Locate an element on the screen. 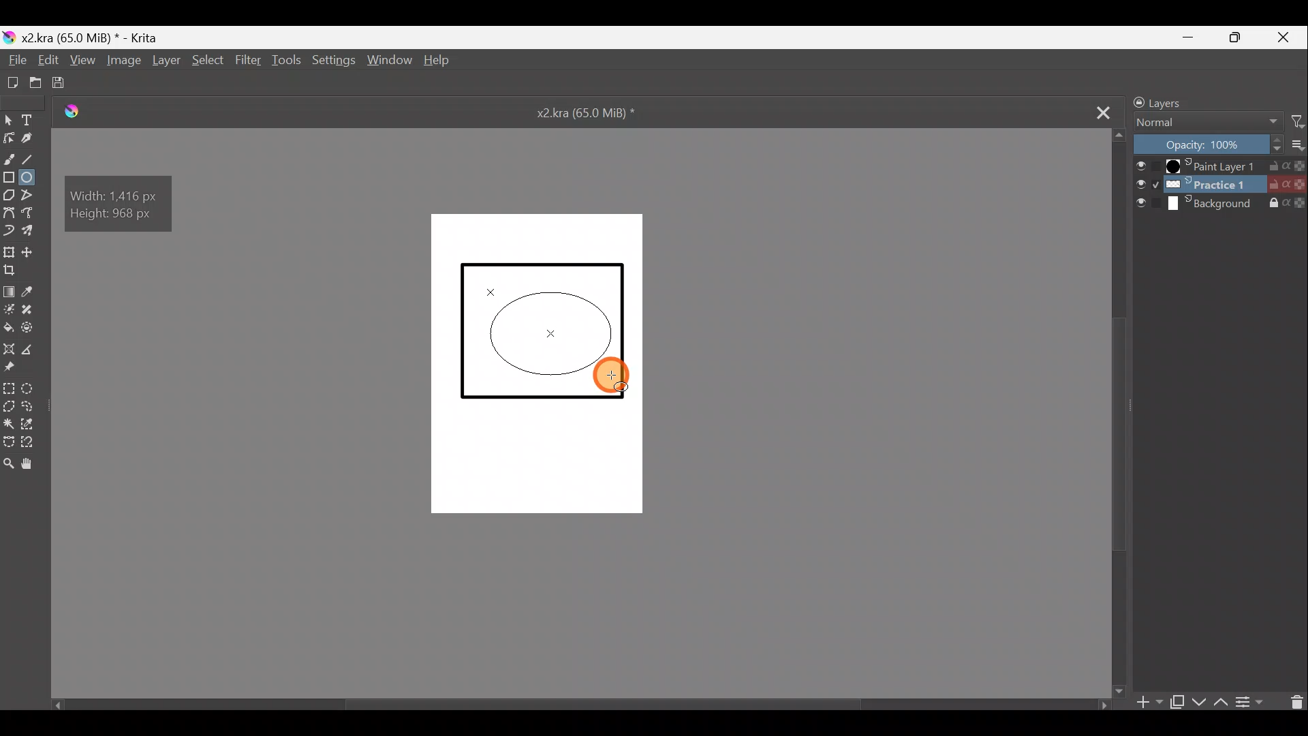 Image resolution: width=1308 pixels, height=736 pixels. Width: 1,416 px is located at coordinates (118, 194).